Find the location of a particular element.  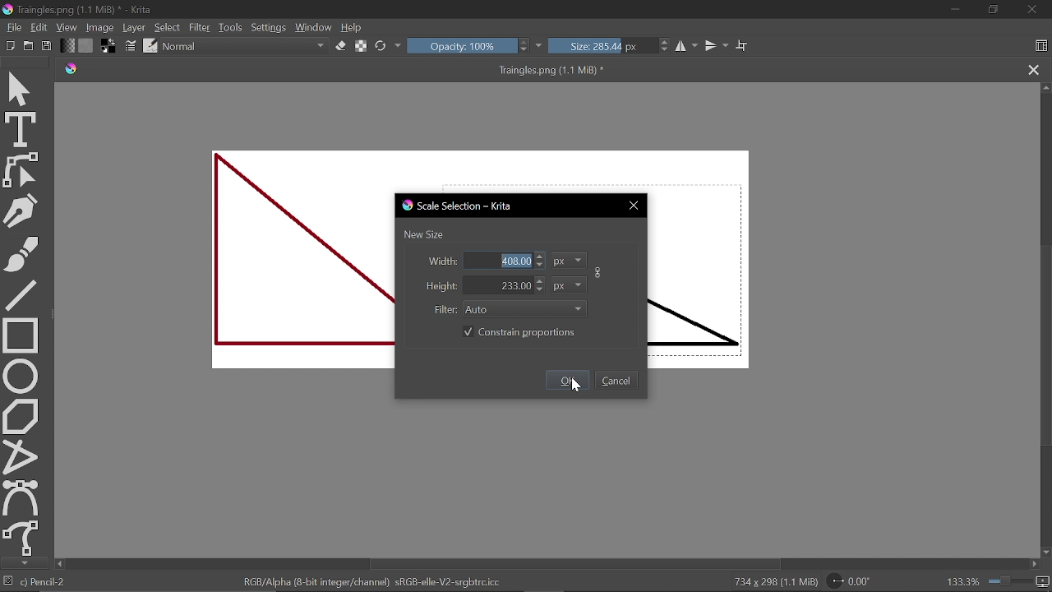

rectangle tool is located at coordinates (21, 334).